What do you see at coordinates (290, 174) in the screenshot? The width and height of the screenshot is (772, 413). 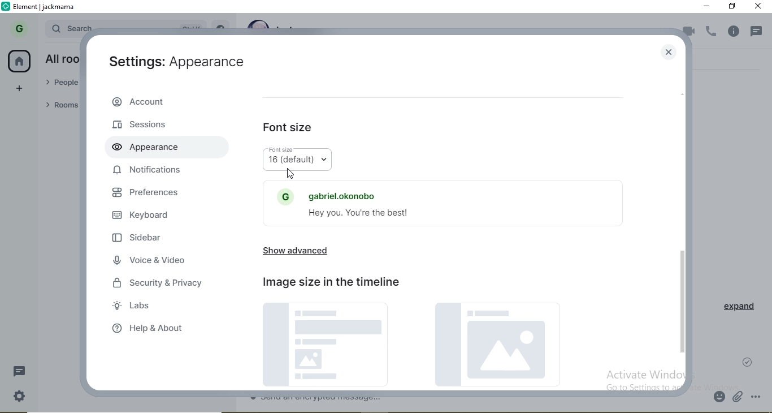 I see `cursor` at bounding box center [290, 174].